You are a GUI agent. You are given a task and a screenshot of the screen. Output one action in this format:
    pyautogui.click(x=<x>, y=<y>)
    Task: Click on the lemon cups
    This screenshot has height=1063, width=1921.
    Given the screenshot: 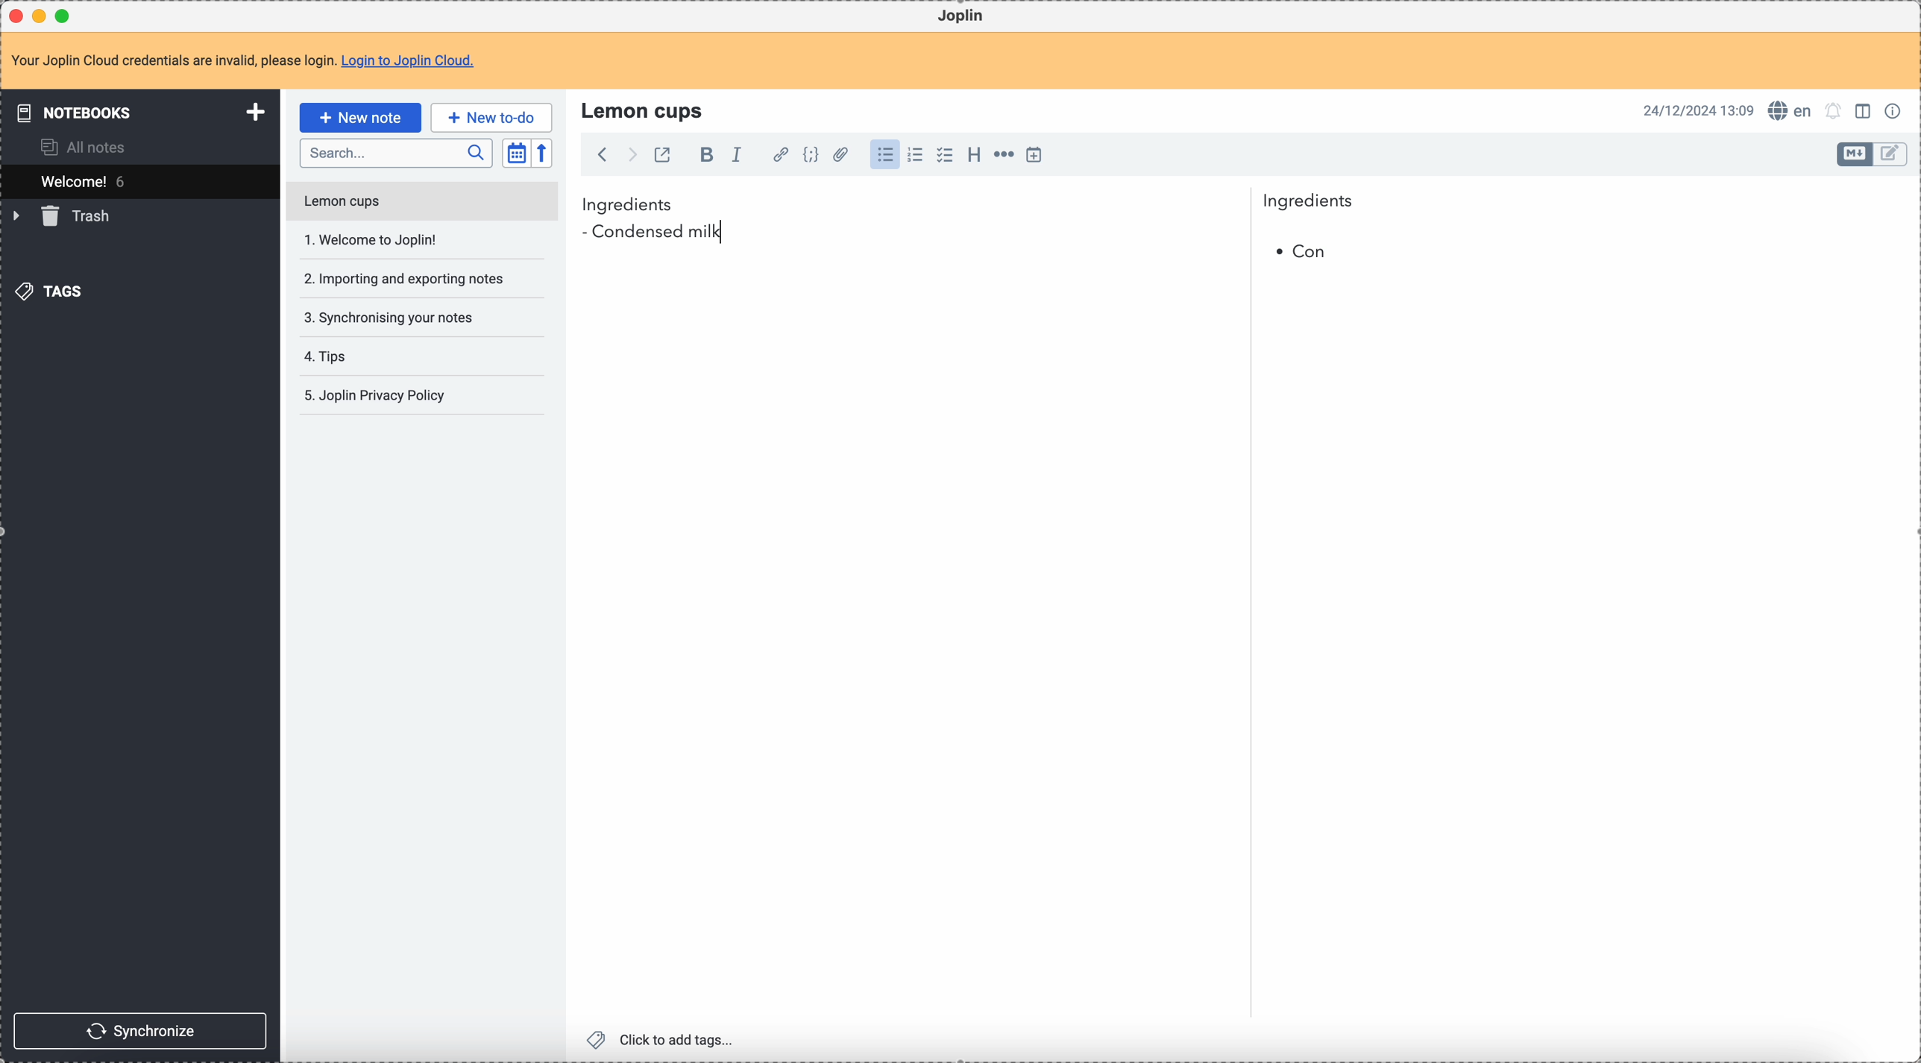 What is the action you would take?
    pyautogui.click(x=645, y=110)
    